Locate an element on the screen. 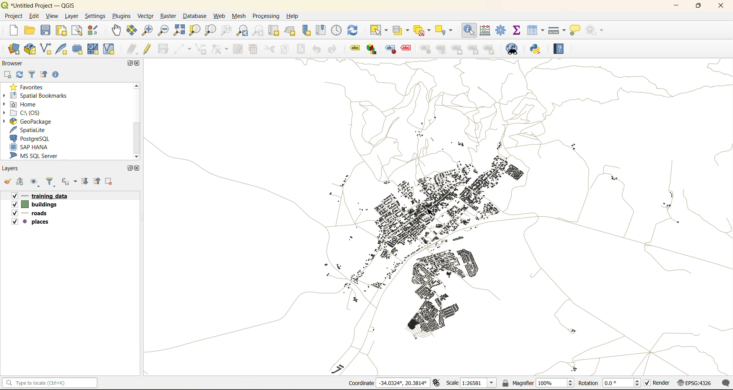 The height and width of the screenshot is (390, 733). minimize is located at coordinates (674, 7).